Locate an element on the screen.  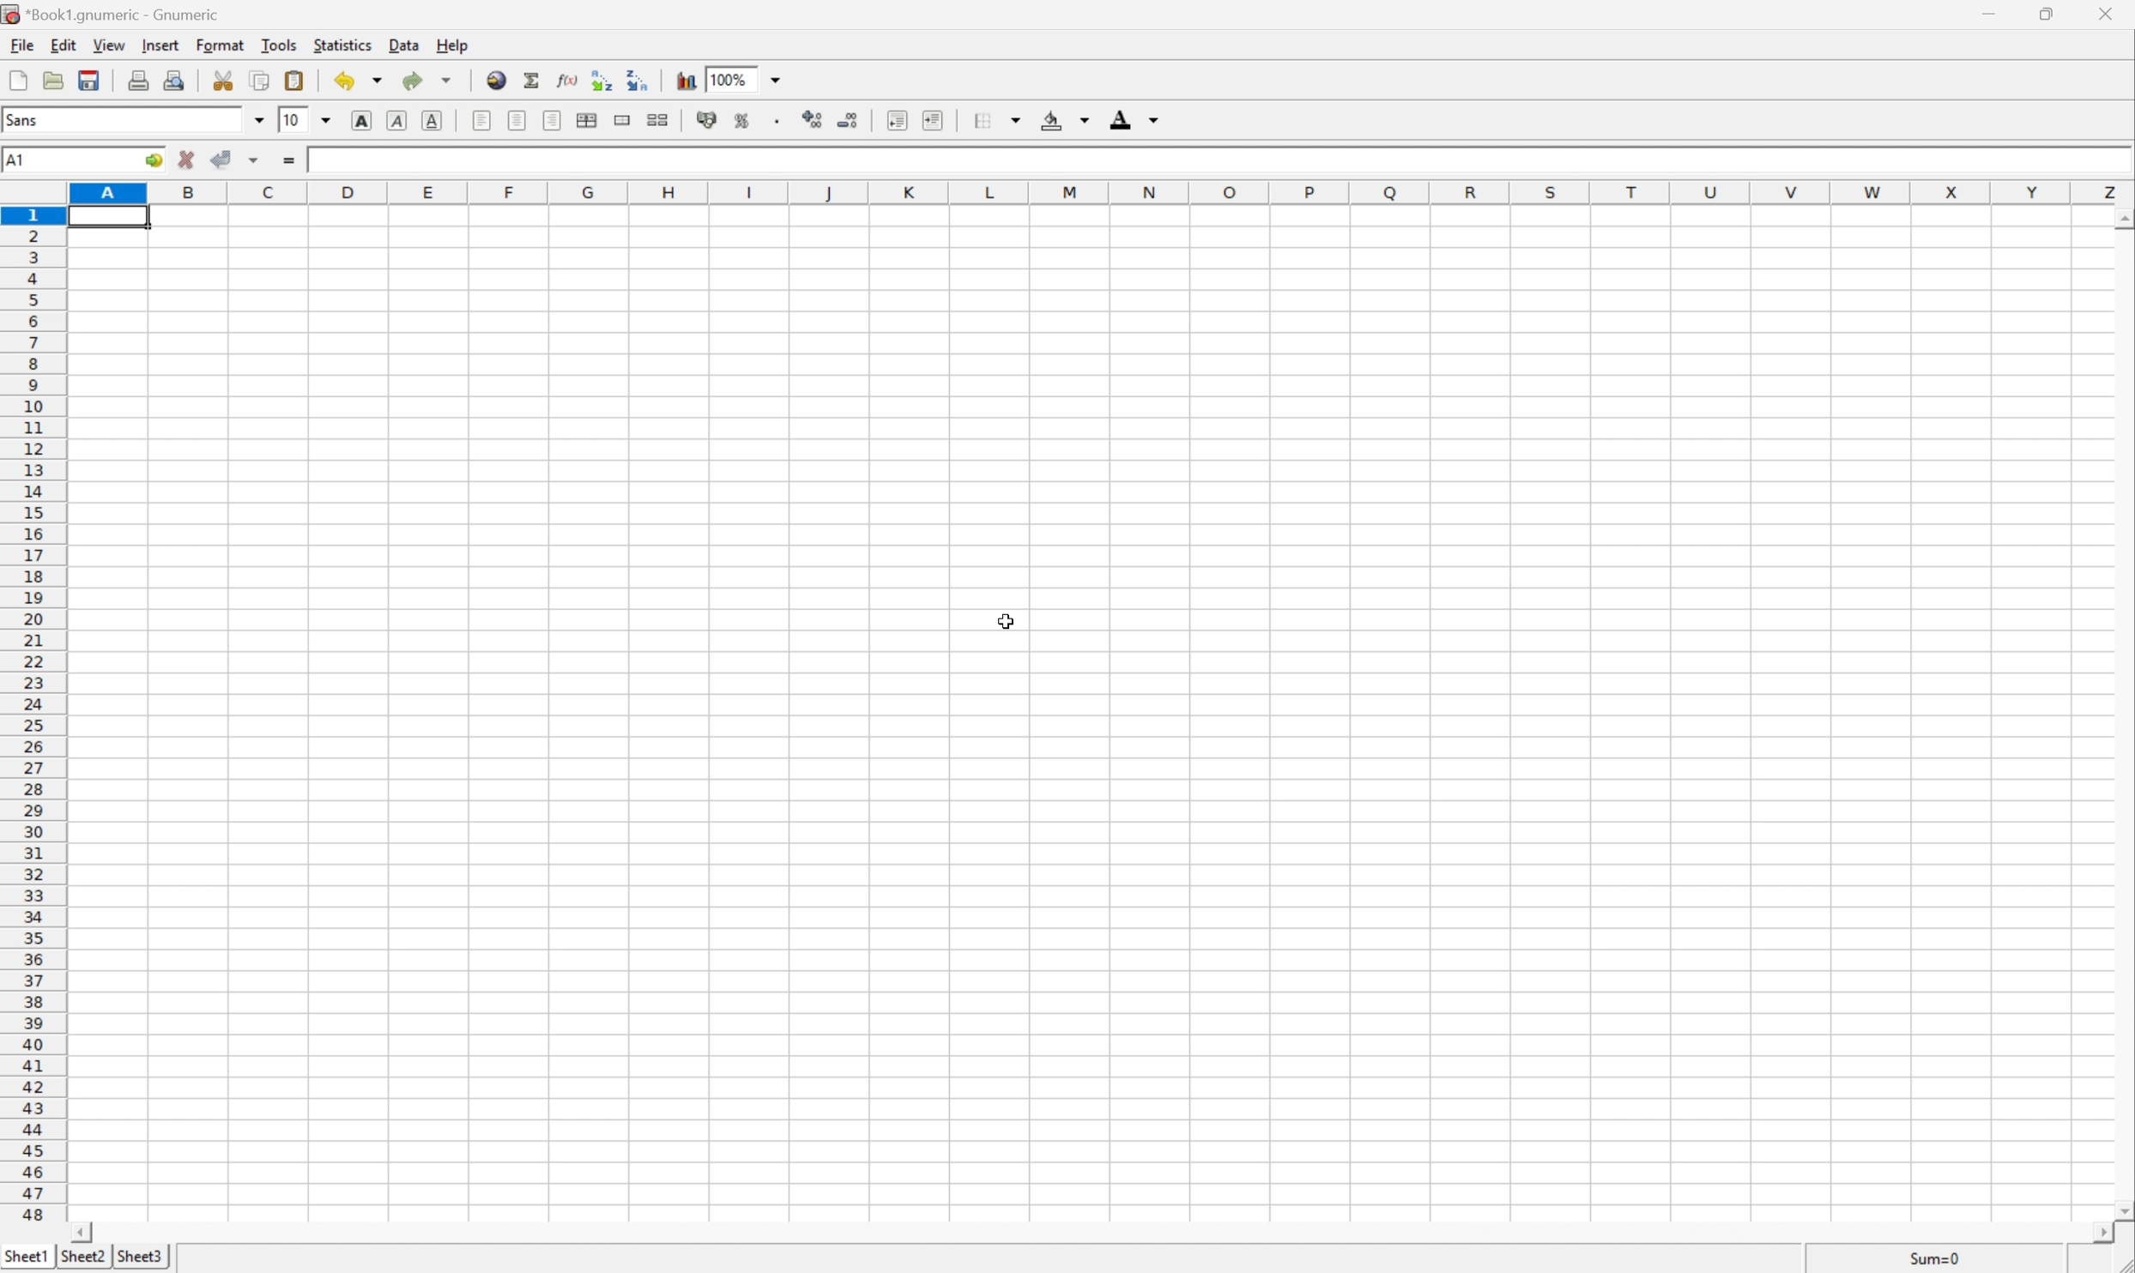
Cursor is located at coordinates (1009, 621).